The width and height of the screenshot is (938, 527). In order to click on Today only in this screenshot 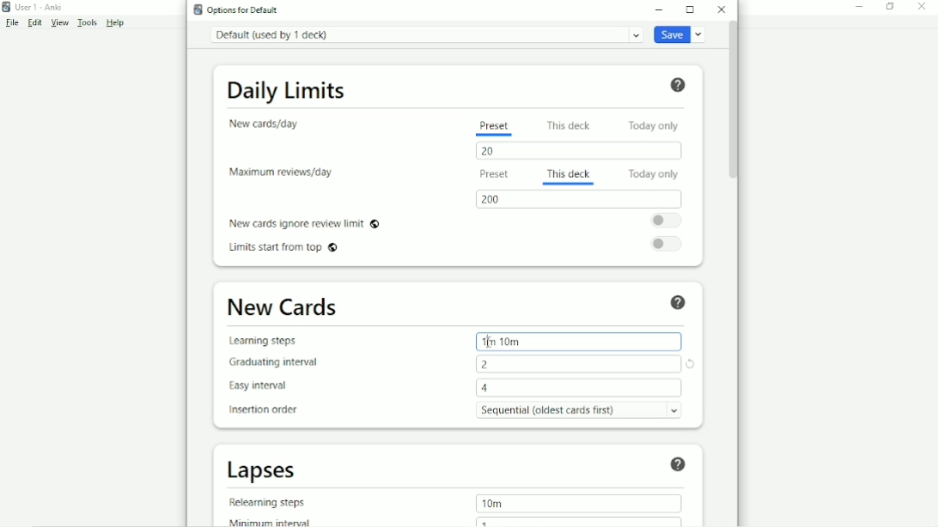, I will do `click(655, 125)`.